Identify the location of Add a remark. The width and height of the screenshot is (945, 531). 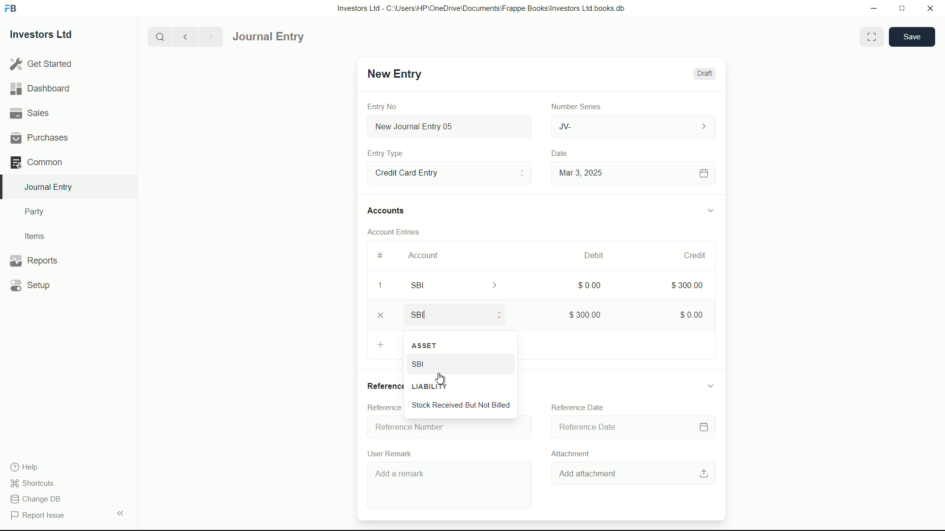
(451, 487).